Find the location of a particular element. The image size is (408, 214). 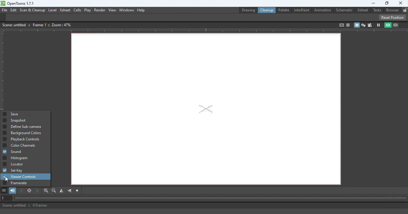

Vertical ruler is located at coordinates (3, 71).